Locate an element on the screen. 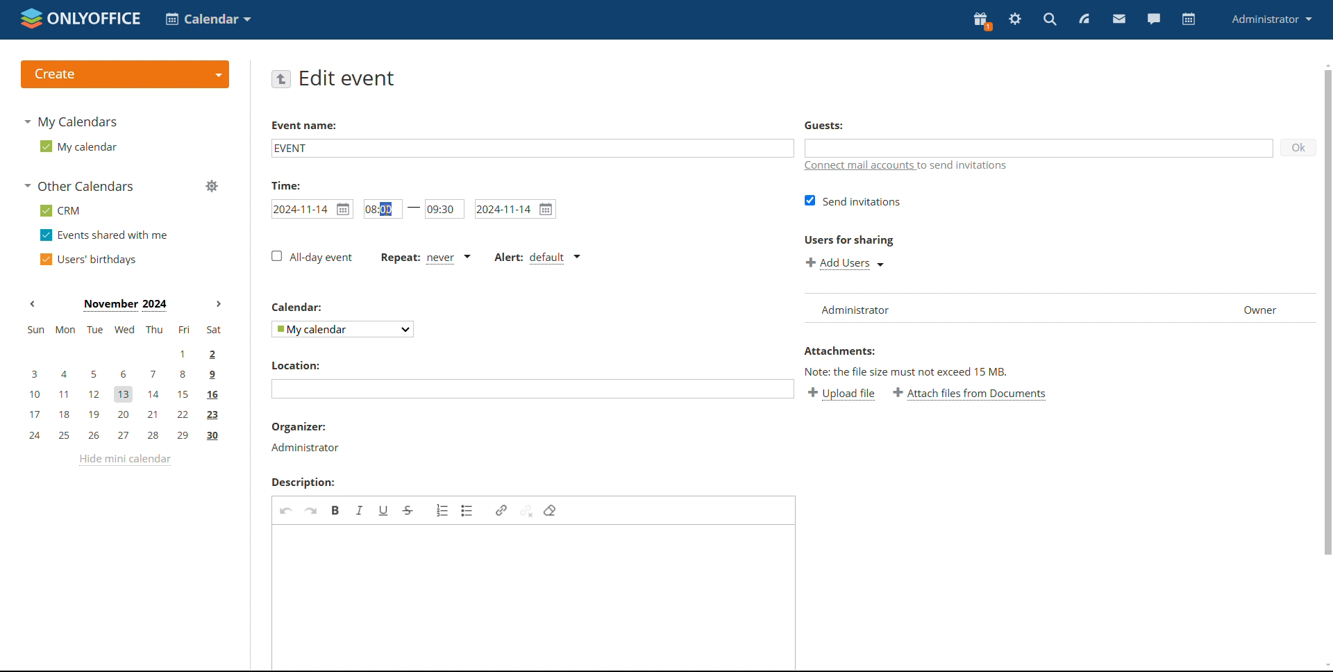  guests is located at coordinates (825, 126).